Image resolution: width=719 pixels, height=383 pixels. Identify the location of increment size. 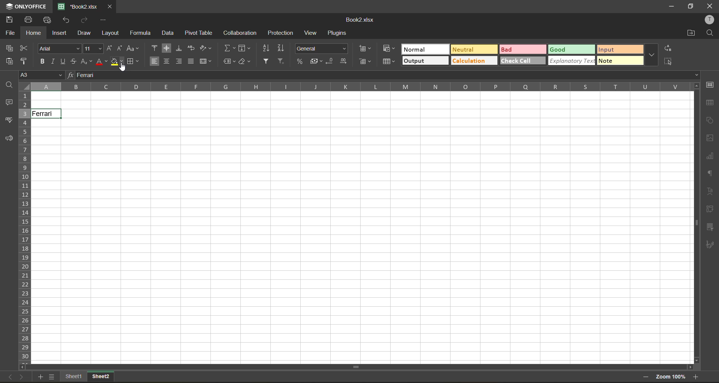
(110, 49).